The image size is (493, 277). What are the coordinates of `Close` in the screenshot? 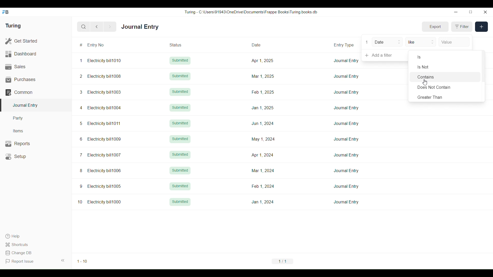 It's located at (485, 12).